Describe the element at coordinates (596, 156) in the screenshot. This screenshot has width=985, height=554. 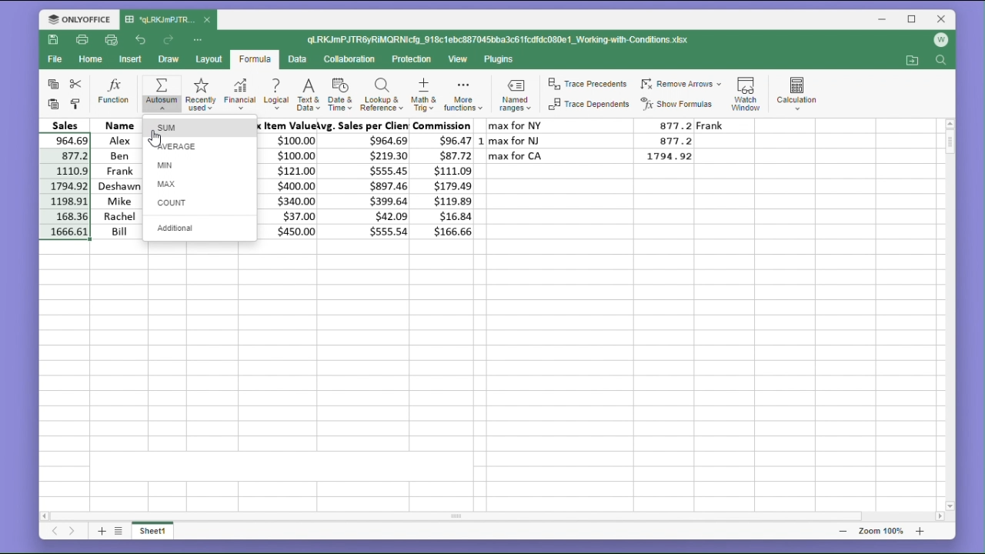
I see `max for CA 1794.92` at that location.